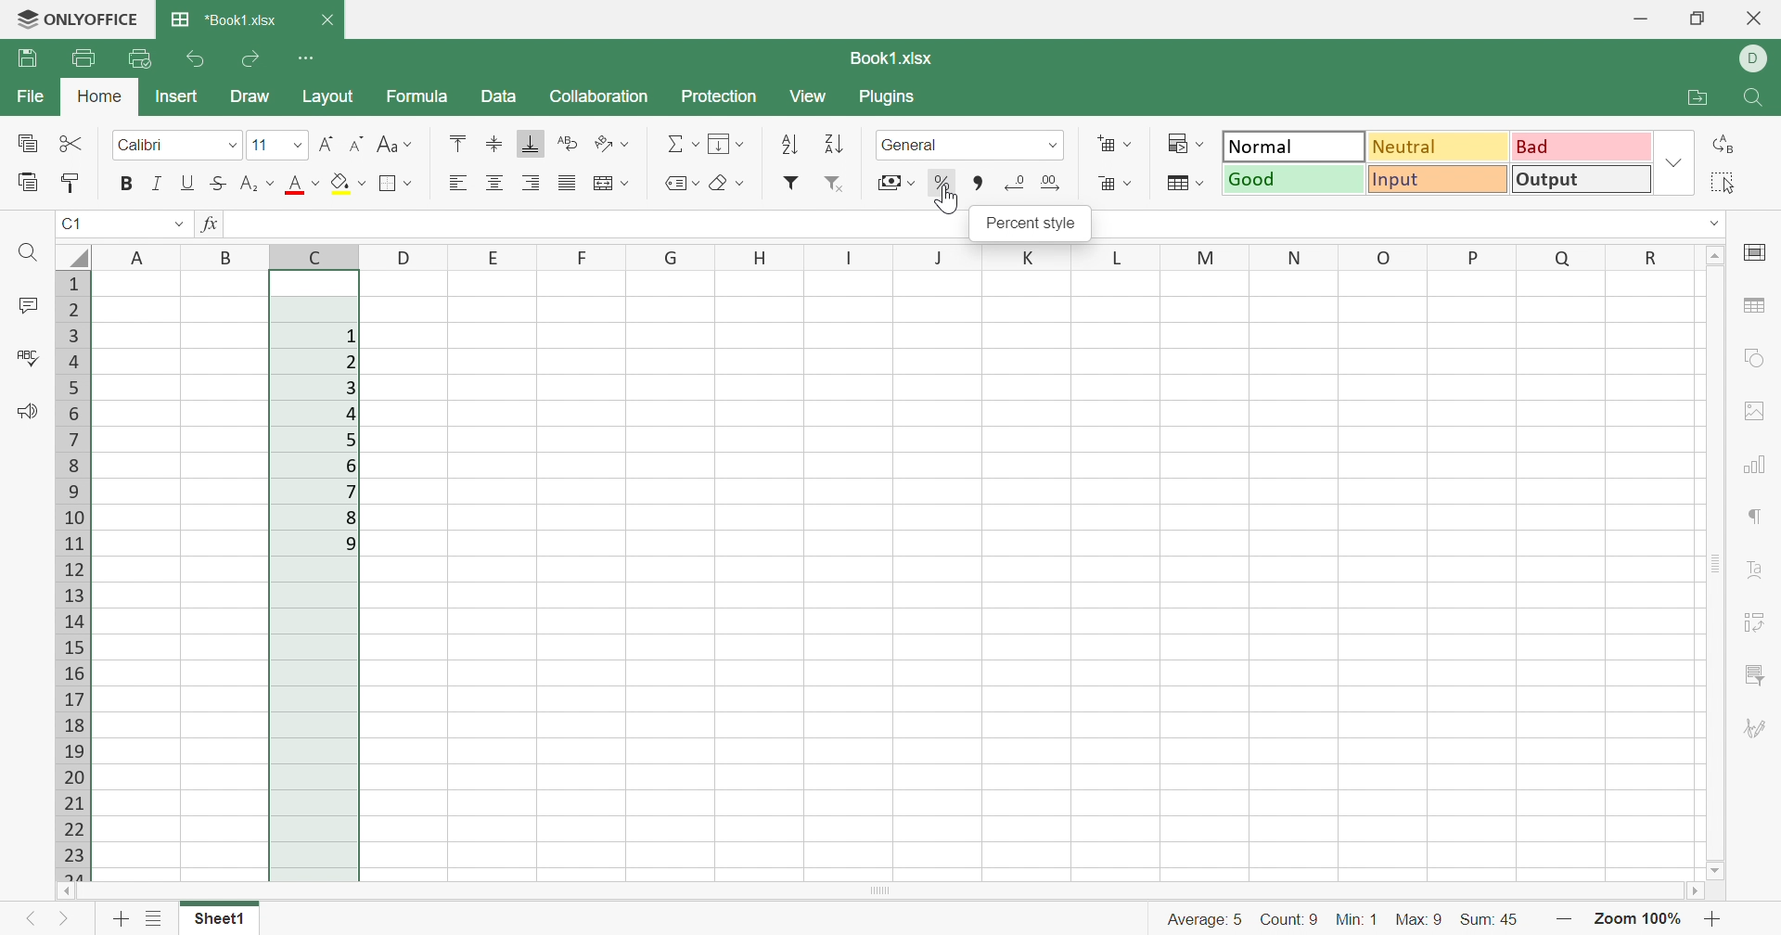  Describe the element at coordinates (253, 58) in the screenshot. I see `Redo` at that location.